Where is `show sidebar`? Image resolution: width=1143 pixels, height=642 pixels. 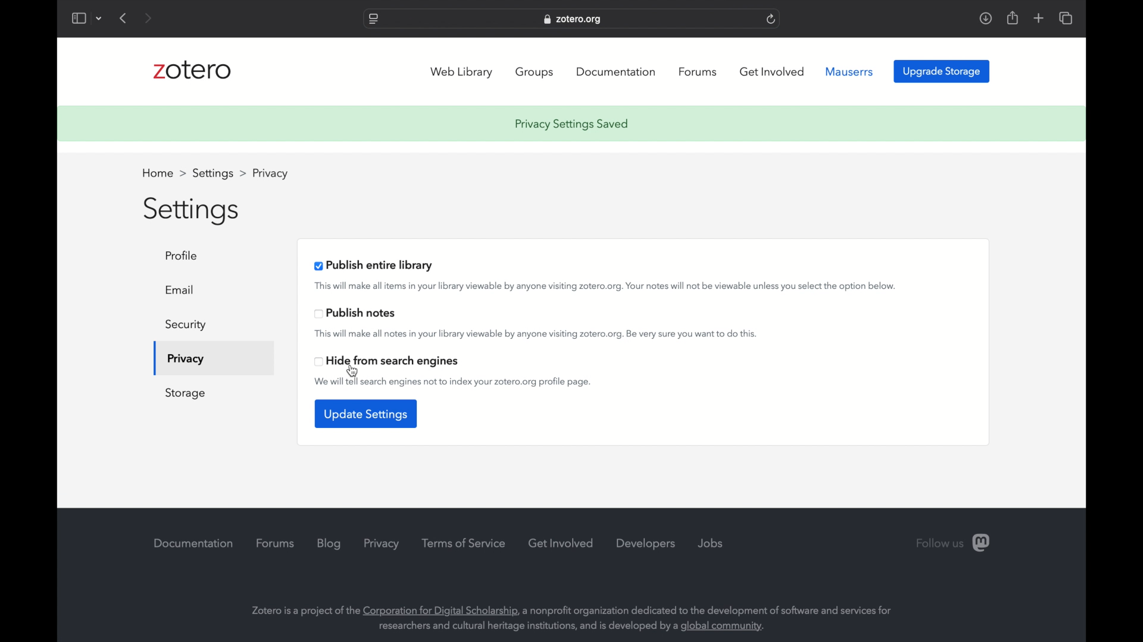
show sidebar is located at coordinates (78, 18).